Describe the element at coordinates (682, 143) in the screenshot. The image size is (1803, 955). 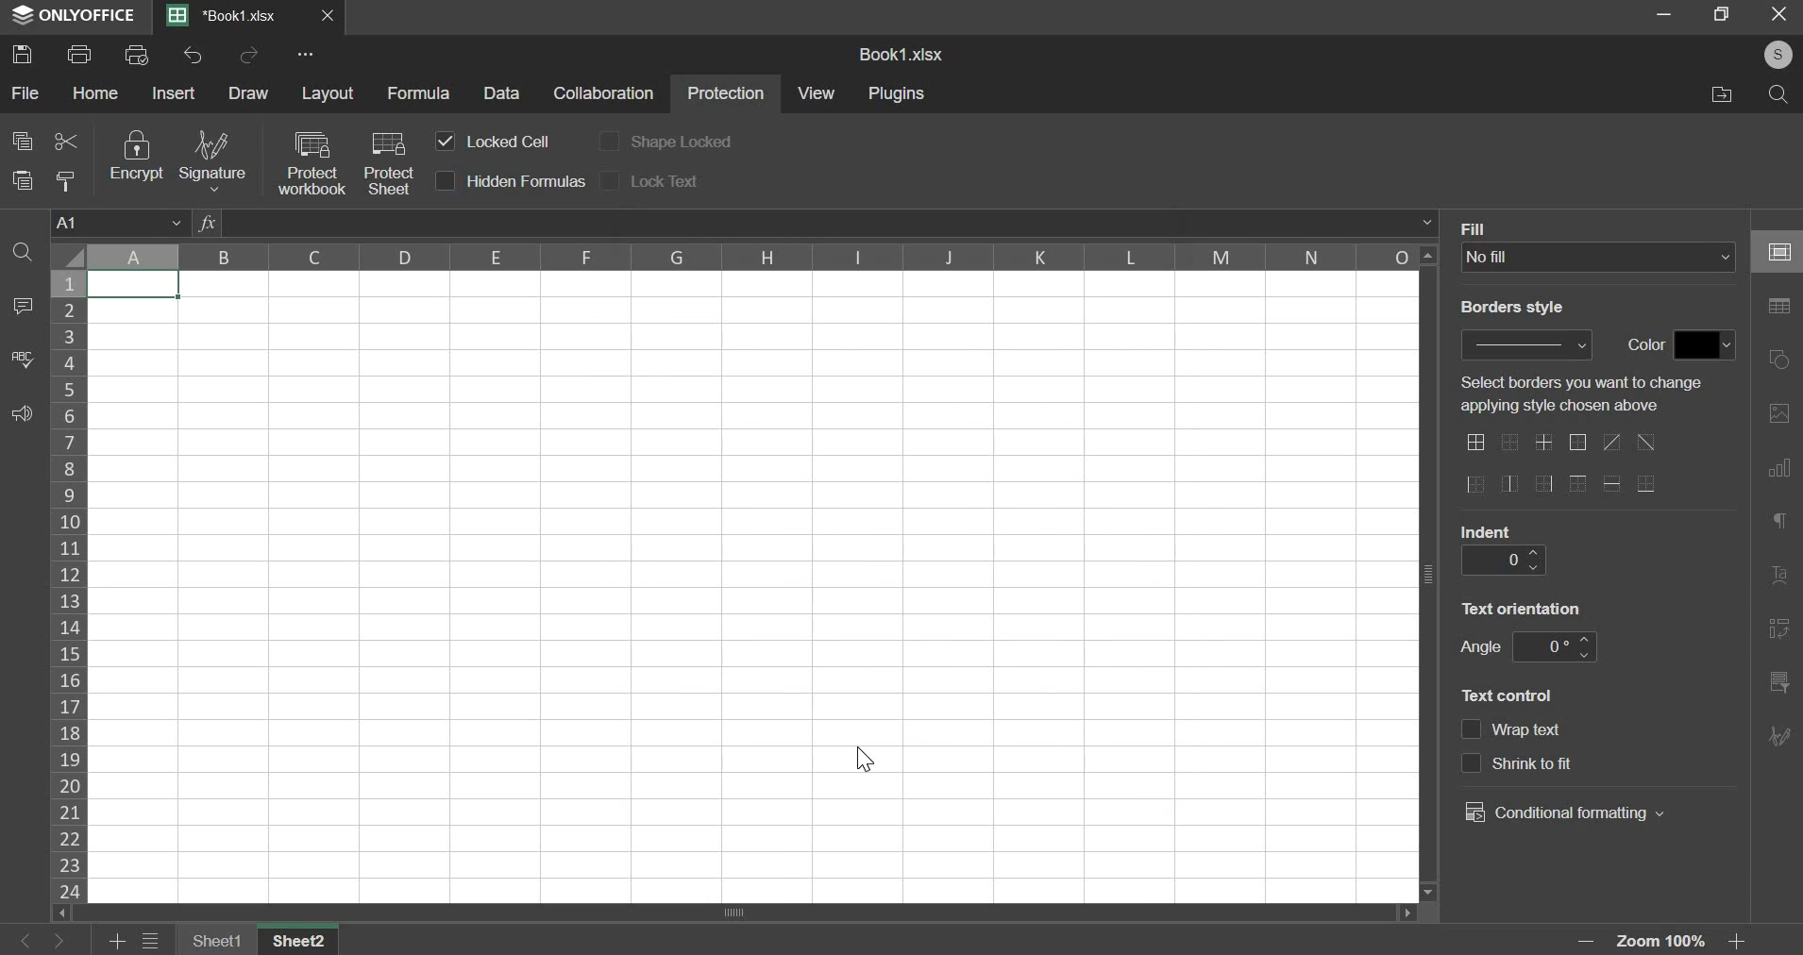
I see `shape locked` at that location.